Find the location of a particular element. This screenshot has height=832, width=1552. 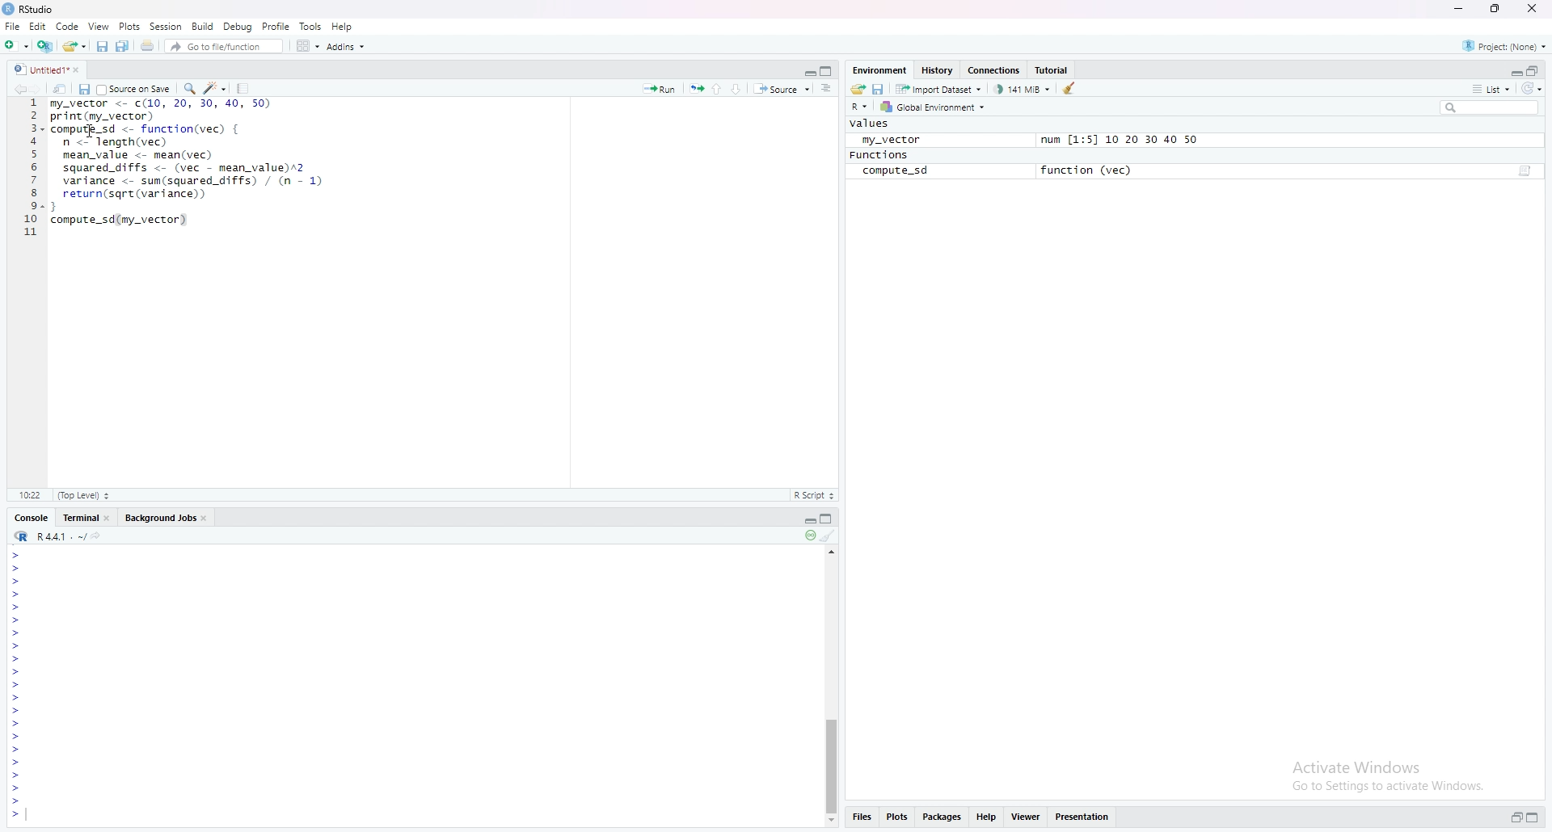

ADDins is located at coordinates (345, 47).